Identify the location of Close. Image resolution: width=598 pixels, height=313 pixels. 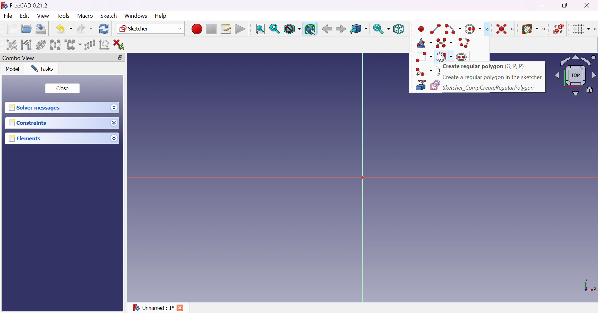
(62, 89).